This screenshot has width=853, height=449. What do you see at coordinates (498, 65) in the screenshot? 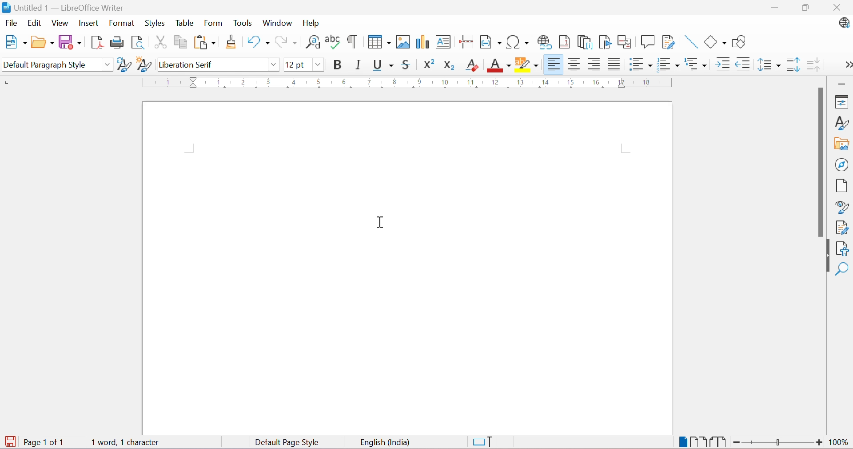
I see `Font Color` at bounding box center [498, 65].